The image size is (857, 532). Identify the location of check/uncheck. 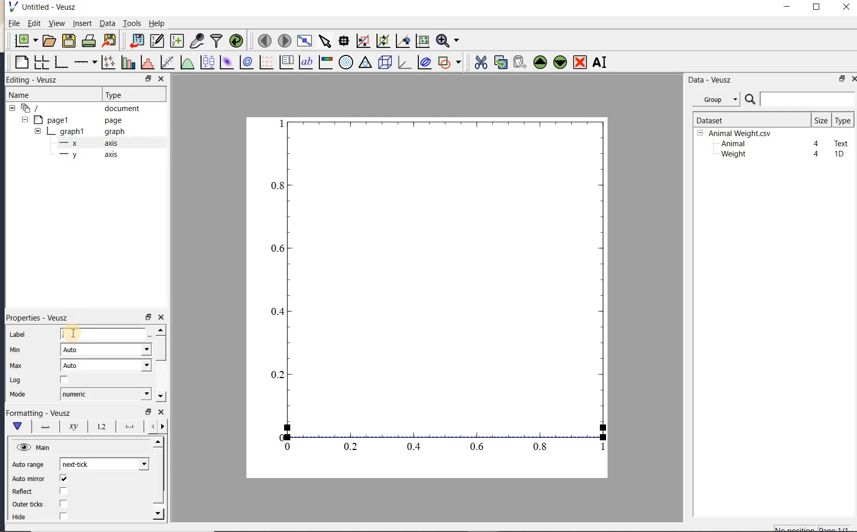
(63, 478).